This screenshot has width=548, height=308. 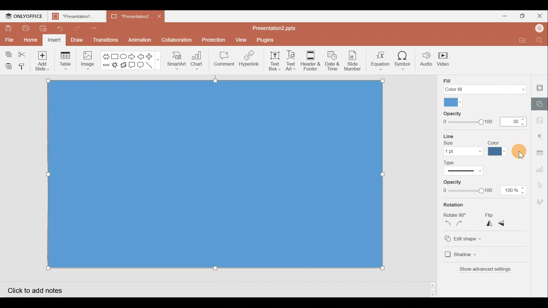 What do you see at coordinates (92, 27) in the screenshot?
I see `Customize quick access toolbar` at bounding box center [92, 27].